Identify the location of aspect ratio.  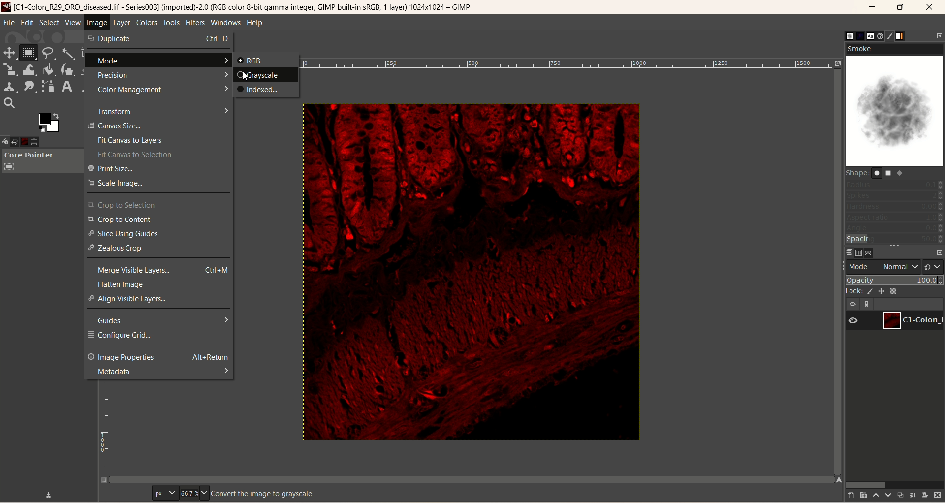
(895, 217).